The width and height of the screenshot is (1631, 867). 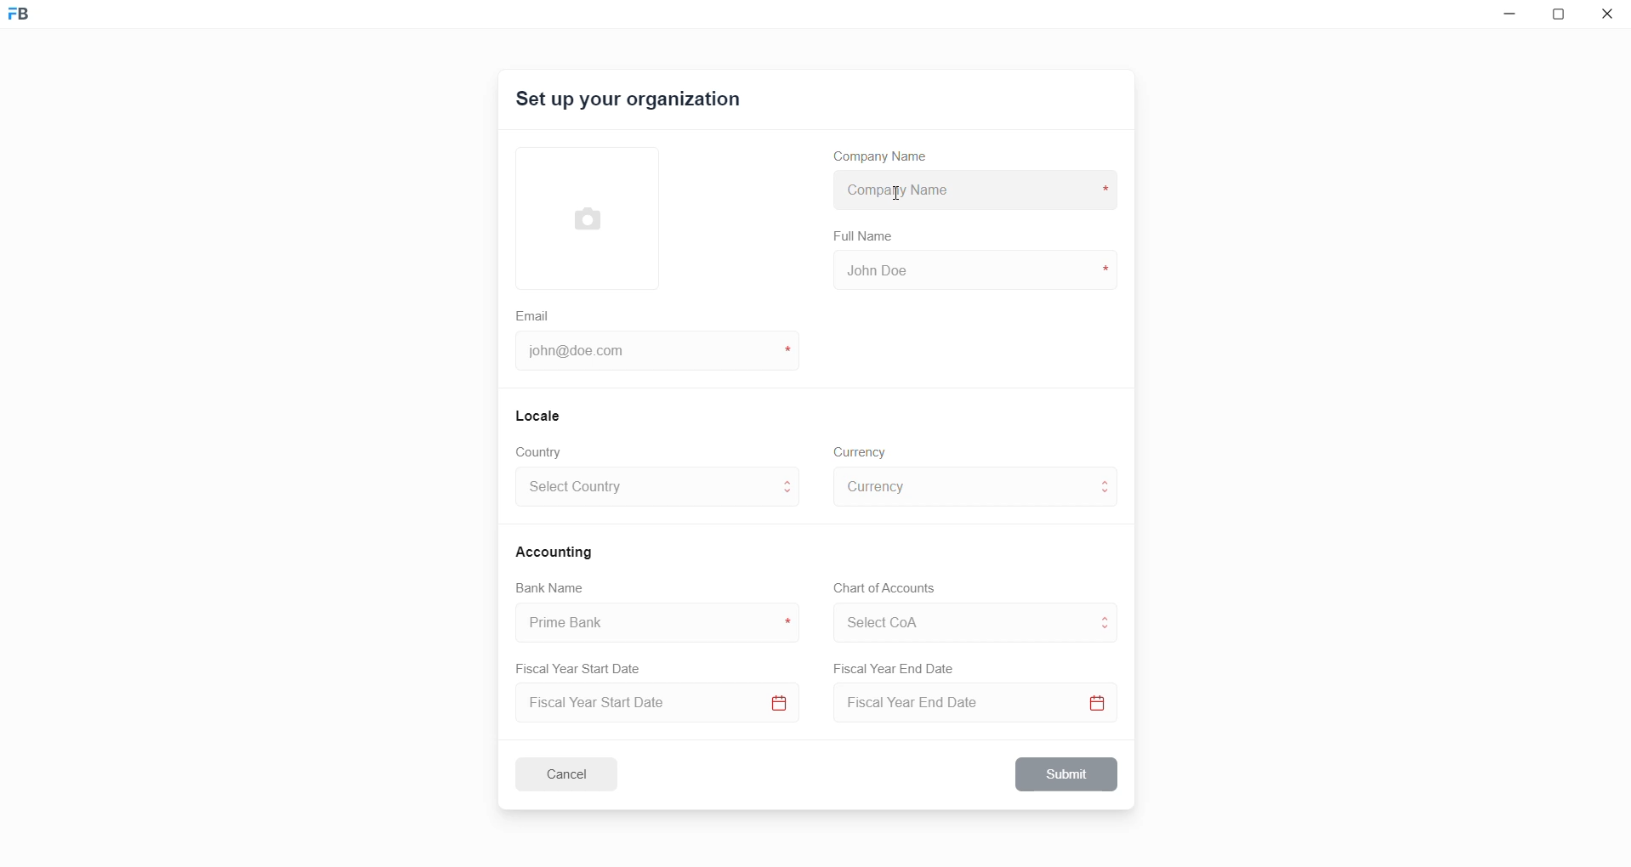 What do you see at coordinates (1506, 18) in the screenshot?
I see `minimize` at bounding box center [1506, 18].